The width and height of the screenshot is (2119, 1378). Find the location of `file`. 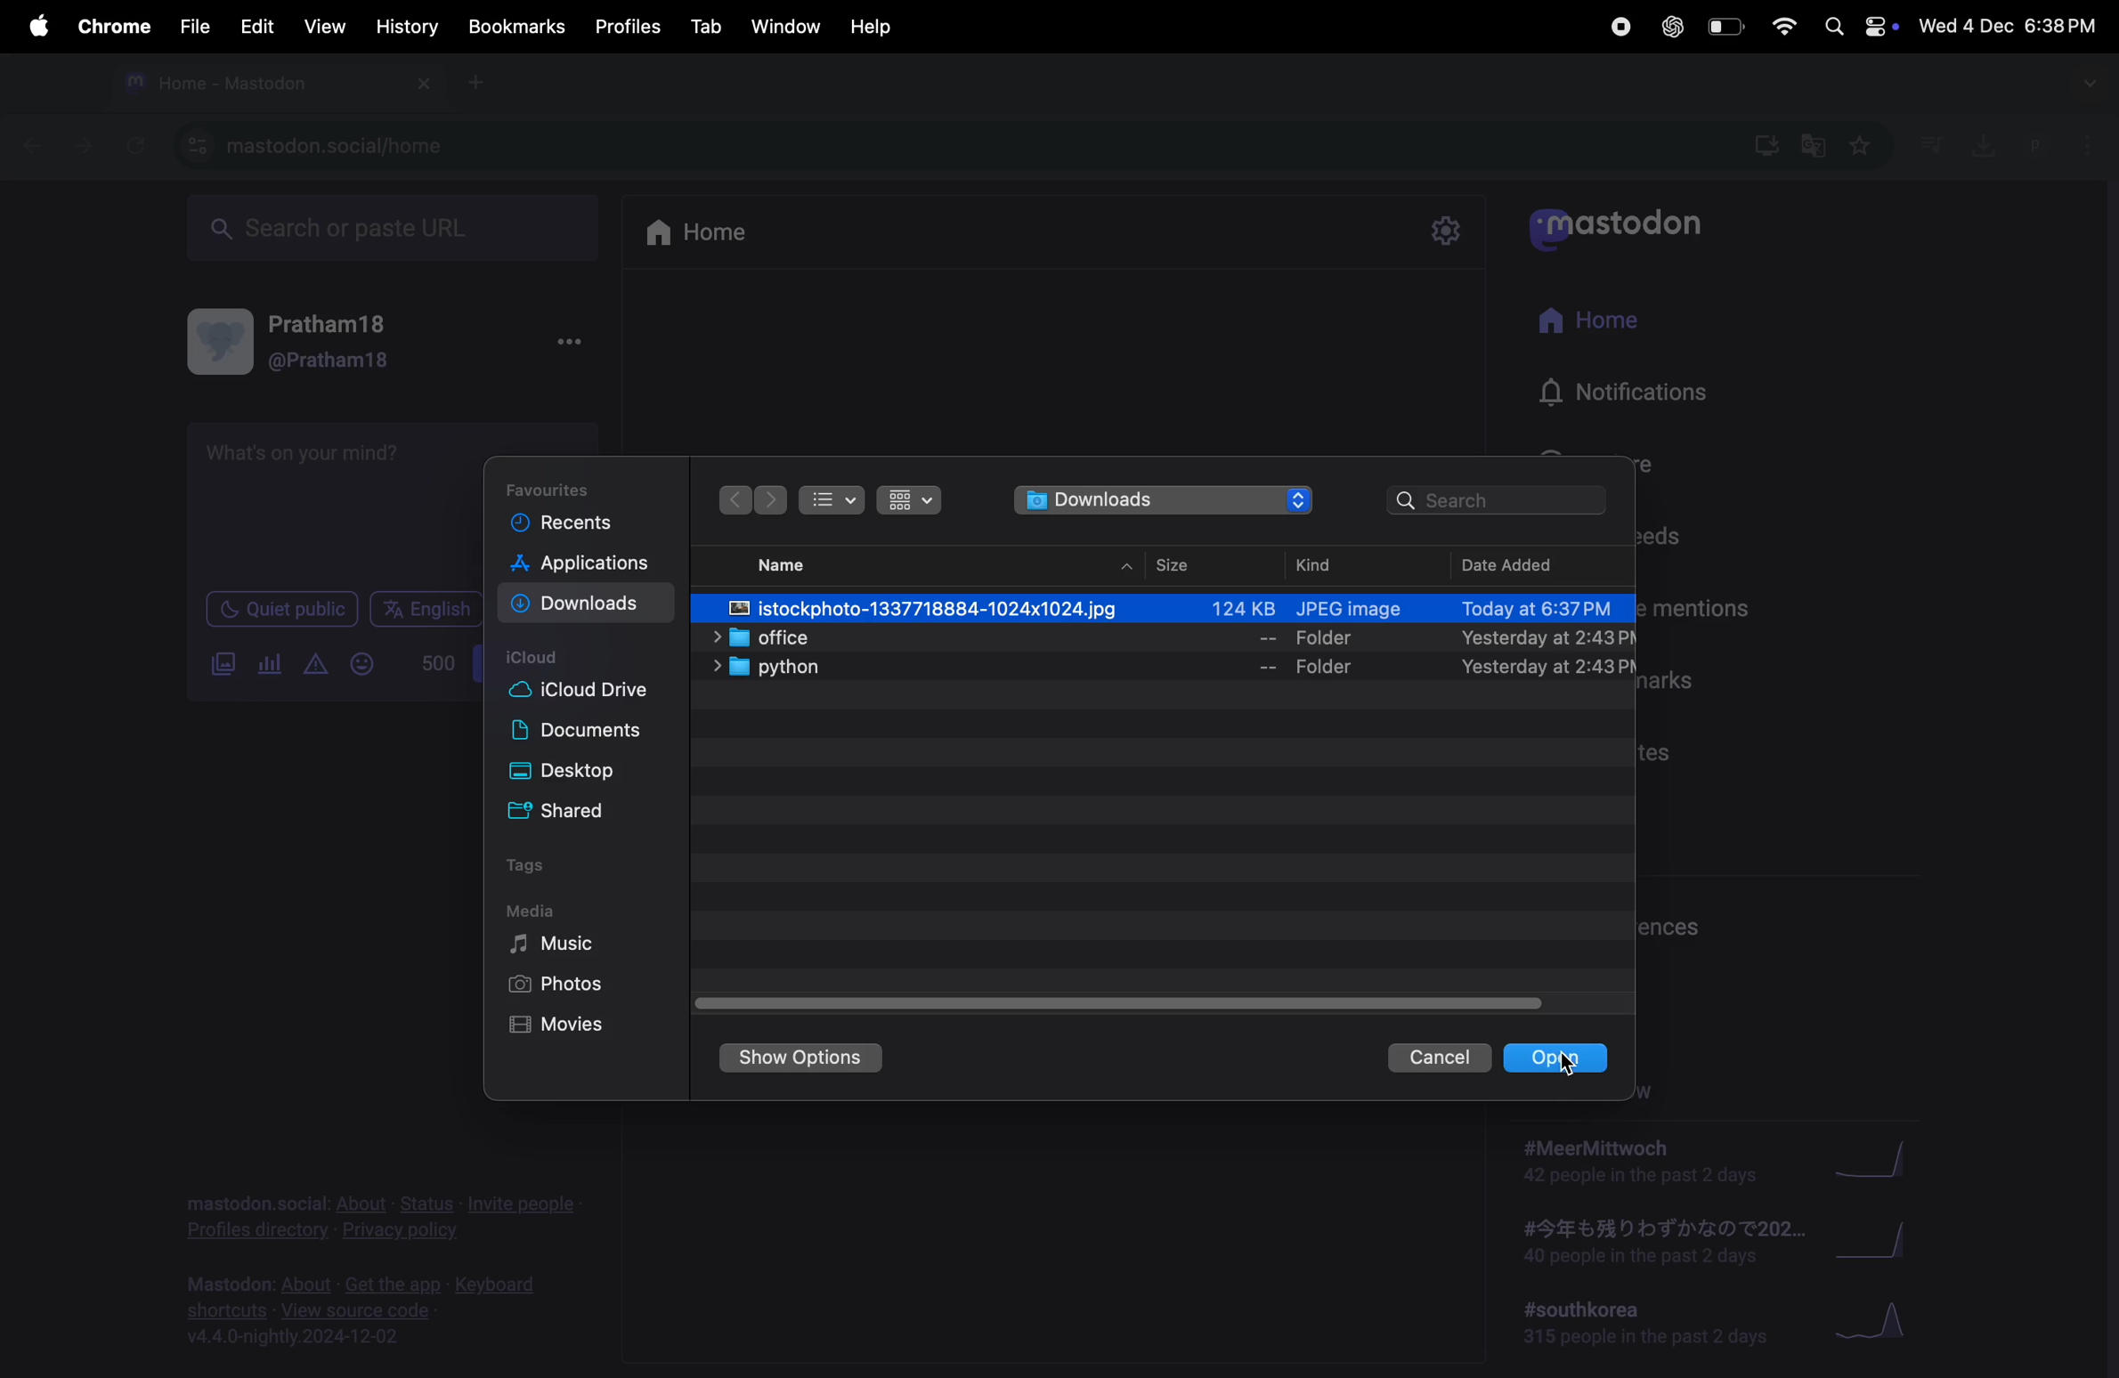

file is located at coordinates (192, 22).